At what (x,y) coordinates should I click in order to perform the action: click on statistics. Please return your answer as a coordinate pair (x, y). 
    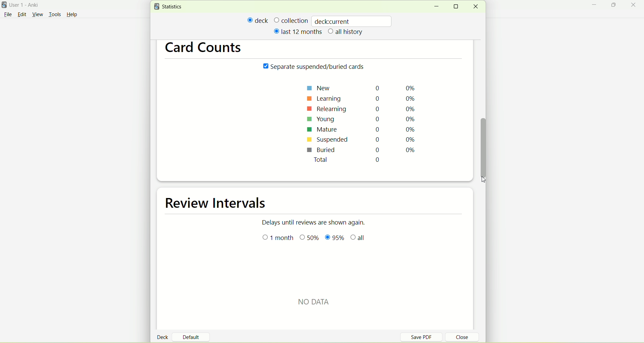
    Looking at the image, I should click on (170, 7).